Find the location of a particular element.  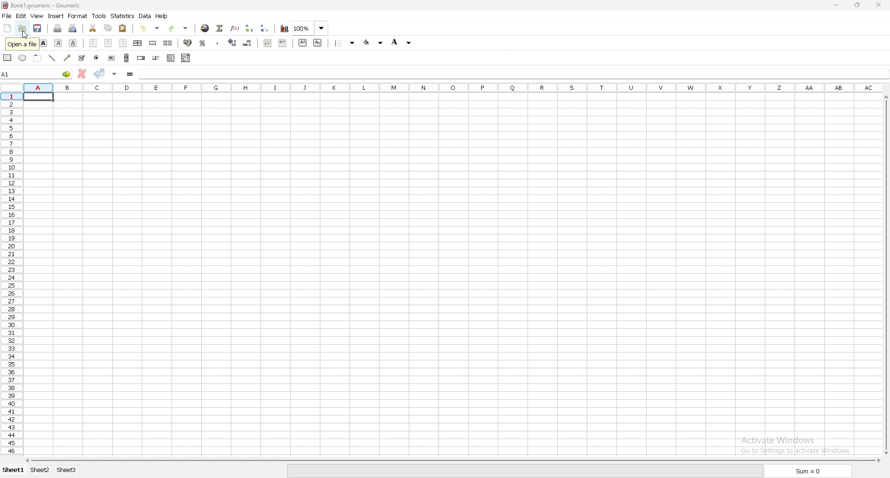

line is located at coordinates (52, 58).